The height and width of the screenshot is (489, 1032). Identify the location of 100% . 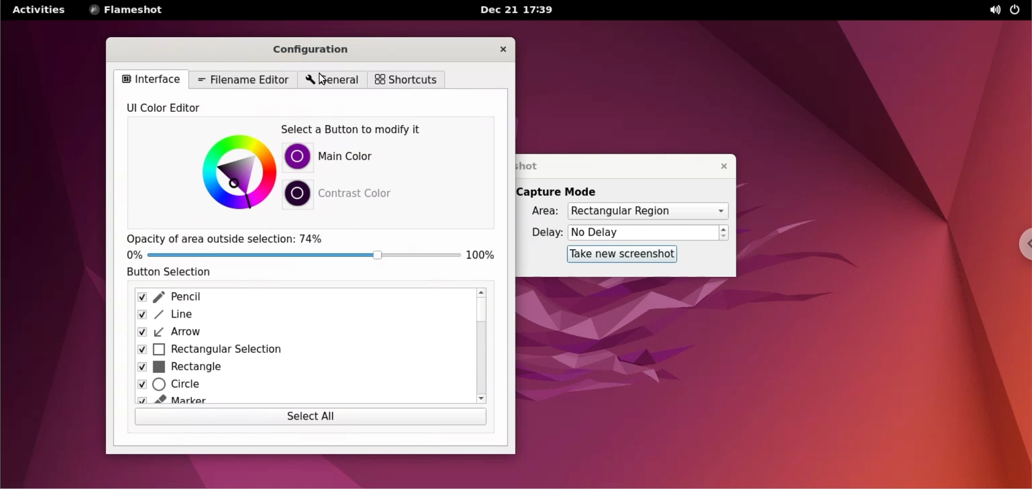
(483, 256).